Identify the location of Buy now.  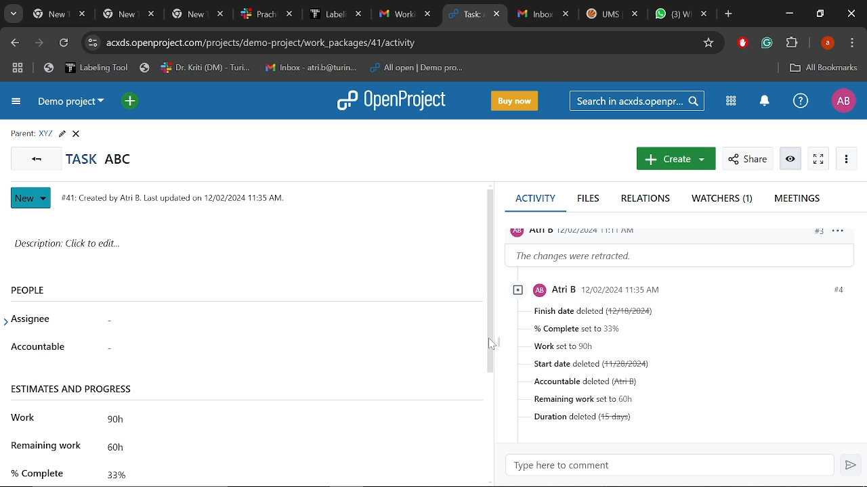
(516, 101).